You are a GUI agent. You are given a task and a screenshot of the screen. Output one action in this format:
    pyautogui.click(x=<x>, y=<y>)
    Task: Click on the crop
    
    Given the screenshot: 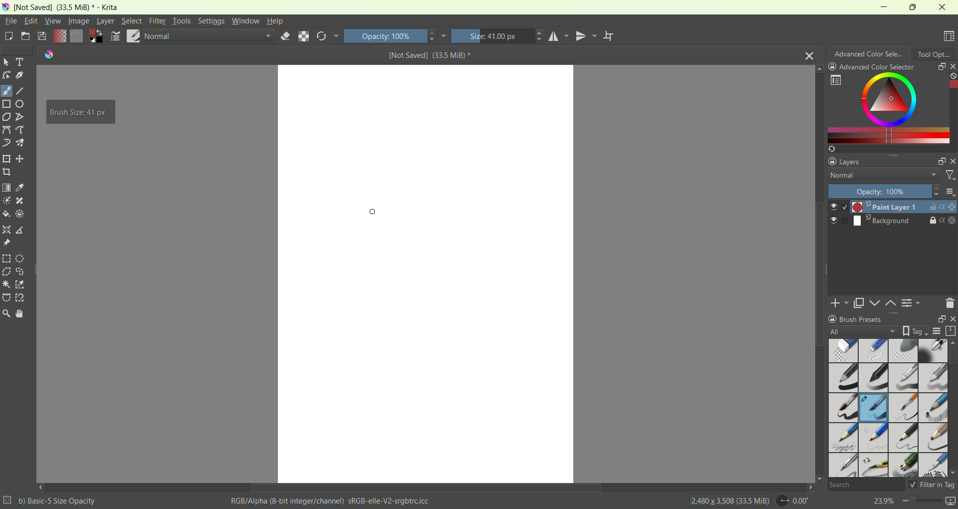 What is the action you would take?
    pyautogui.click(x=6, y=171)
    